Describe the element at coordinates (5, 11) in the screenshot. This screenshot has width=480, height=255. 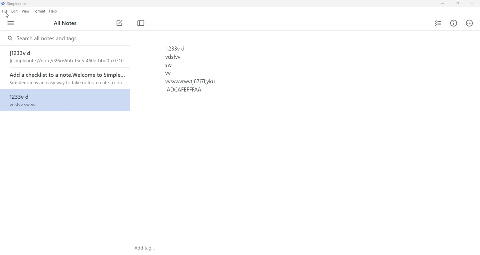
I see `File` at that location.